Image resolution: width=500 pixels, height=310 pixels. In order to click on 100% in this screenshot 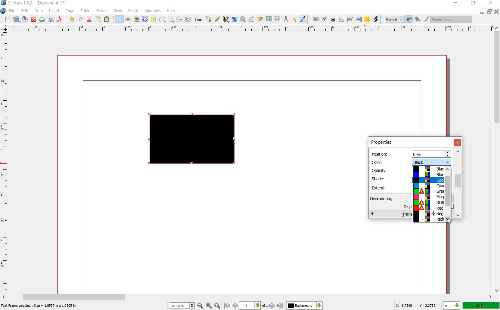, I will do `click(481, 305)`.